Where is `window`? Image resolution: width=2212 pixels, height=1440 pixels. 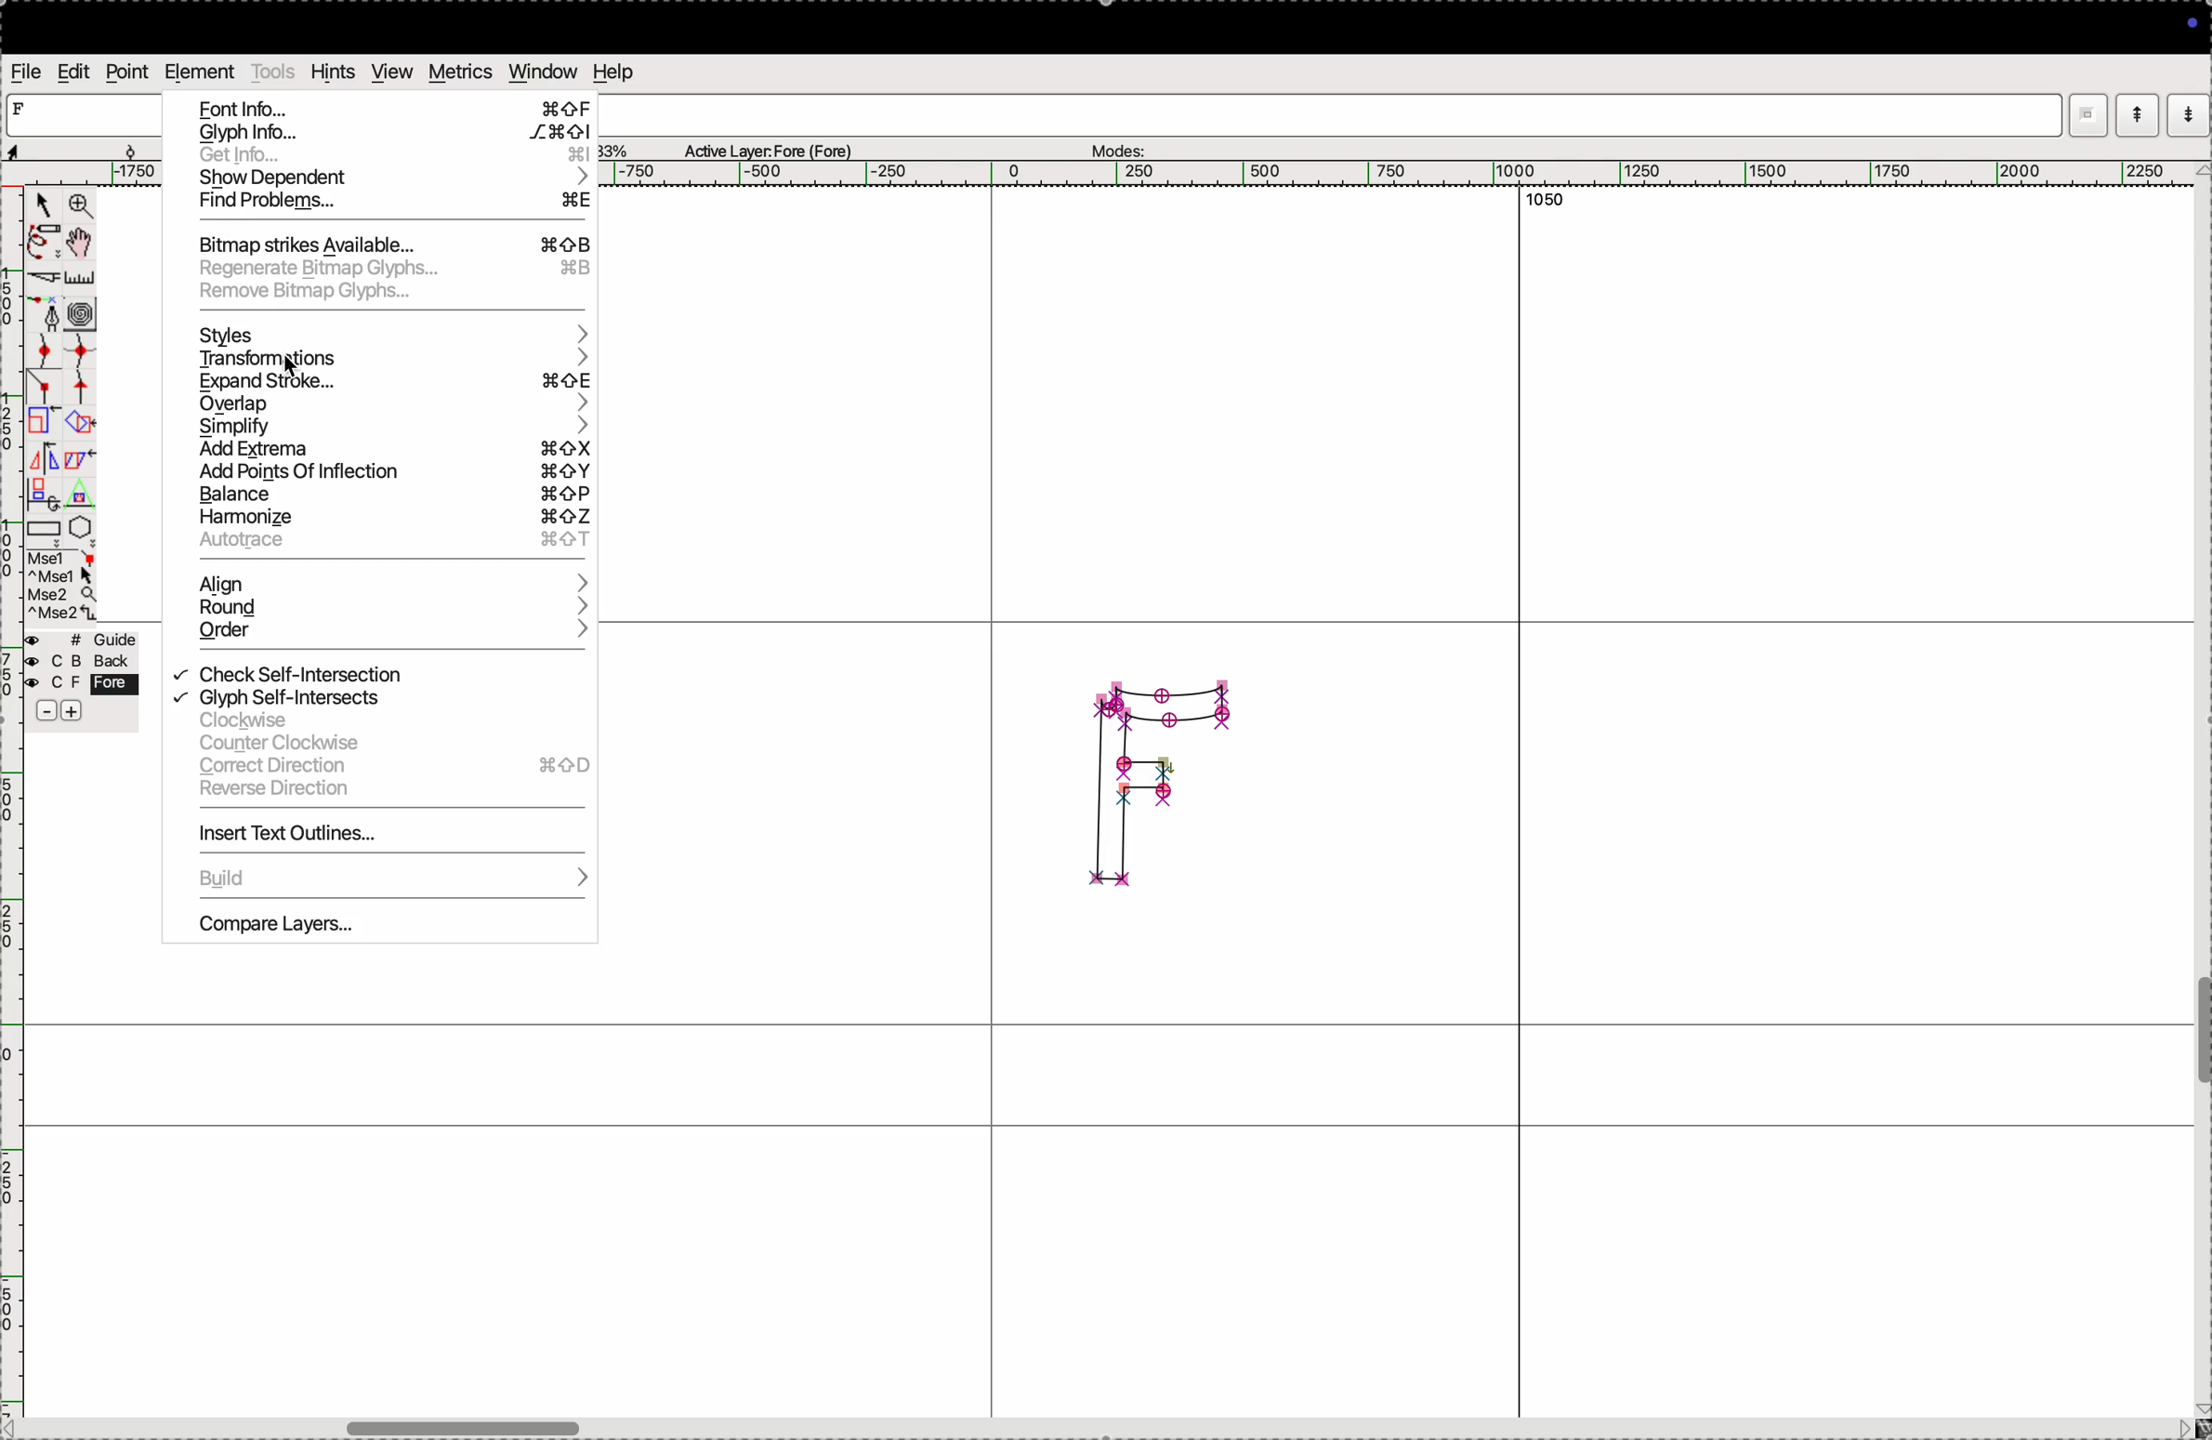 window is located at coordinates (544, 72).